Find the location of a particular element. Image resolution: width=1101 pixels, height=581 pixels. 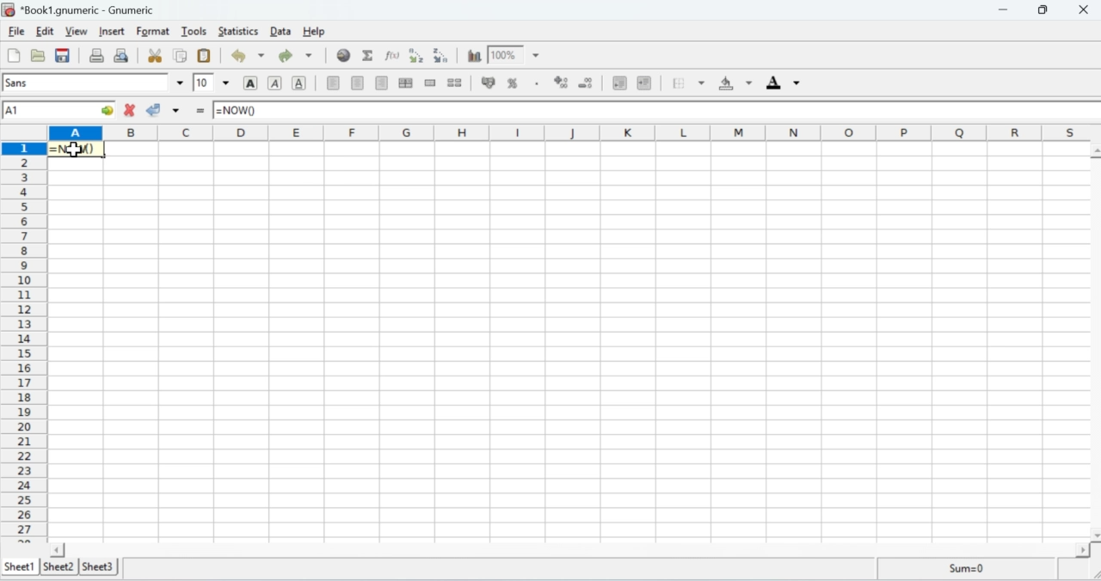

Center horizontally is located at coordinates (360, 84).